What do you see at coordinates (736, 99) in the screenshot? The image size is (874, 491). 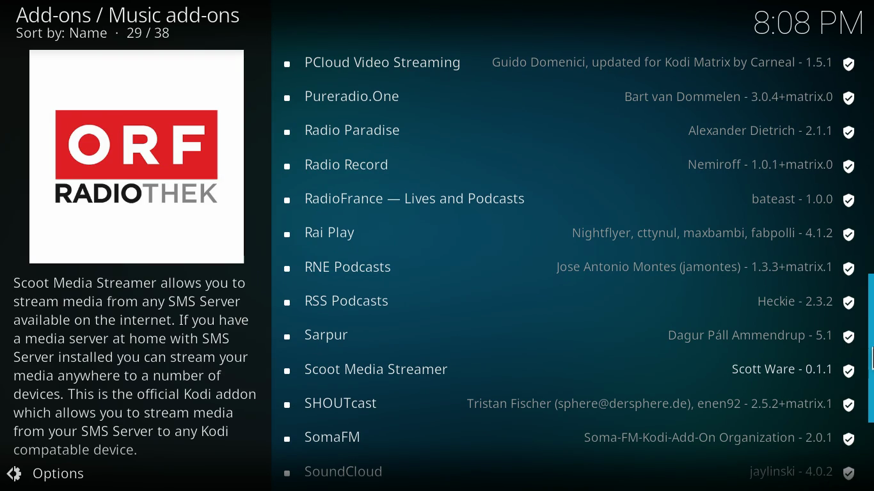 I see `provider` at bounding box center [736, 99].